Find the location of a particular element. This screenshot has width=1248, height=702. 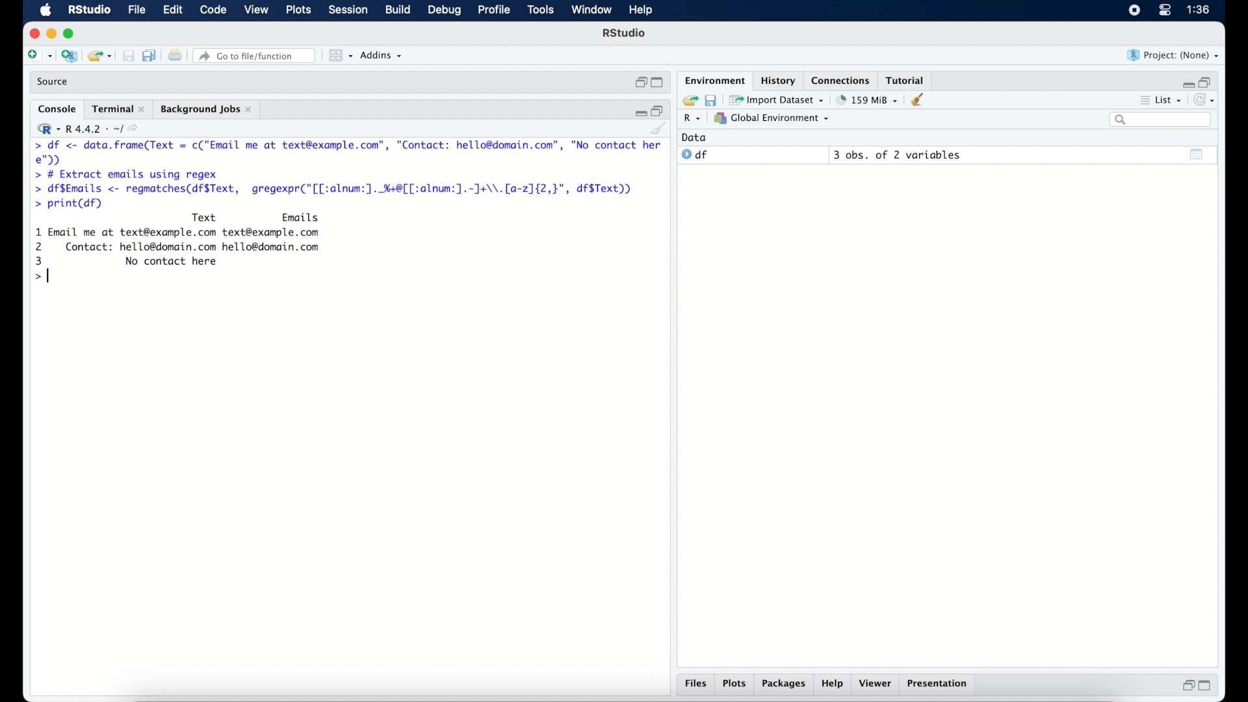

save all documents is located at coordinates (149, 55).